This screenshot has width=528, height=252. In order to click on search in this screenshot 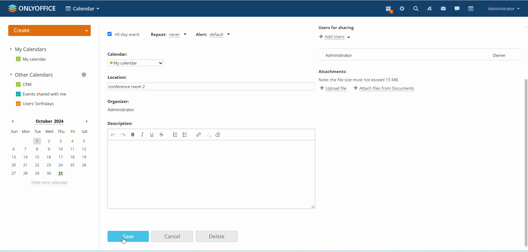, I will do `click(416, 9)`.